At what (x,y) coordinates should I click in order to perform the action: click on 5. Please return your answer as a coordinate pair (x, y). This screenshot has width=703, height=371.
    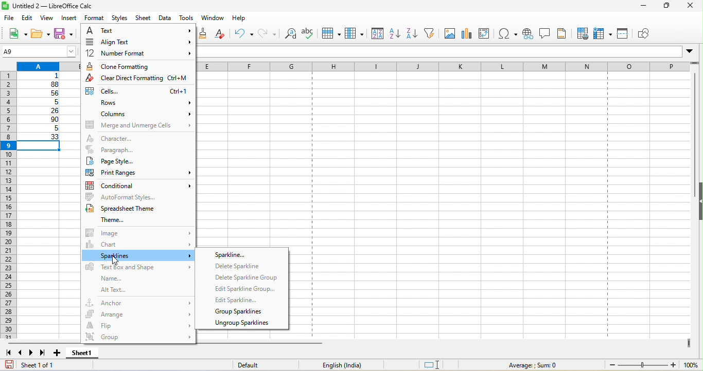
    Looking at the image, I should click on (39, 129).